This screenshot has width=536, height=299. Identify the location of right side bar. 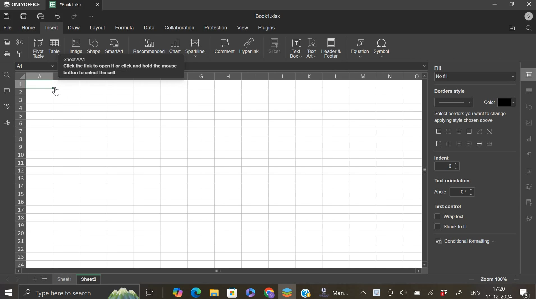
(528, 143).